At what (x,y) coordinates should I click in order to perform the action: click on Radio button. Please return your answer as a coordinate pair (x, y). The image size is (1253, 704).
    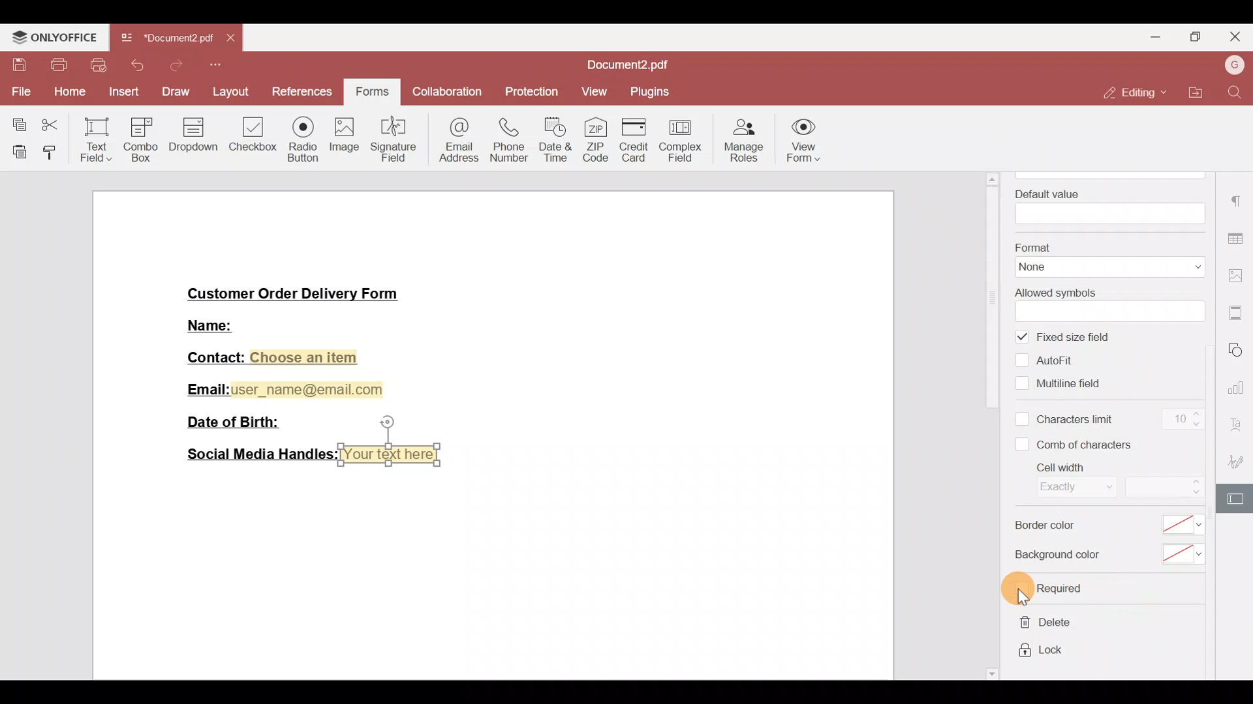
    Looking at the image, I should click on (299, 137).